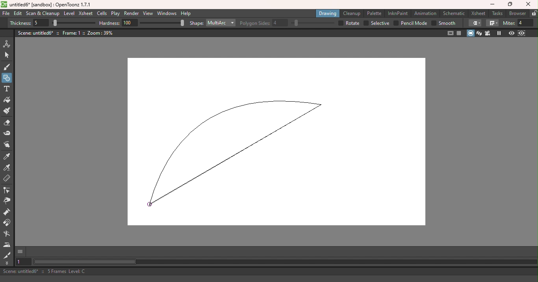 The image size is (538, 282). I want to click on Browser, so click(518, 13).